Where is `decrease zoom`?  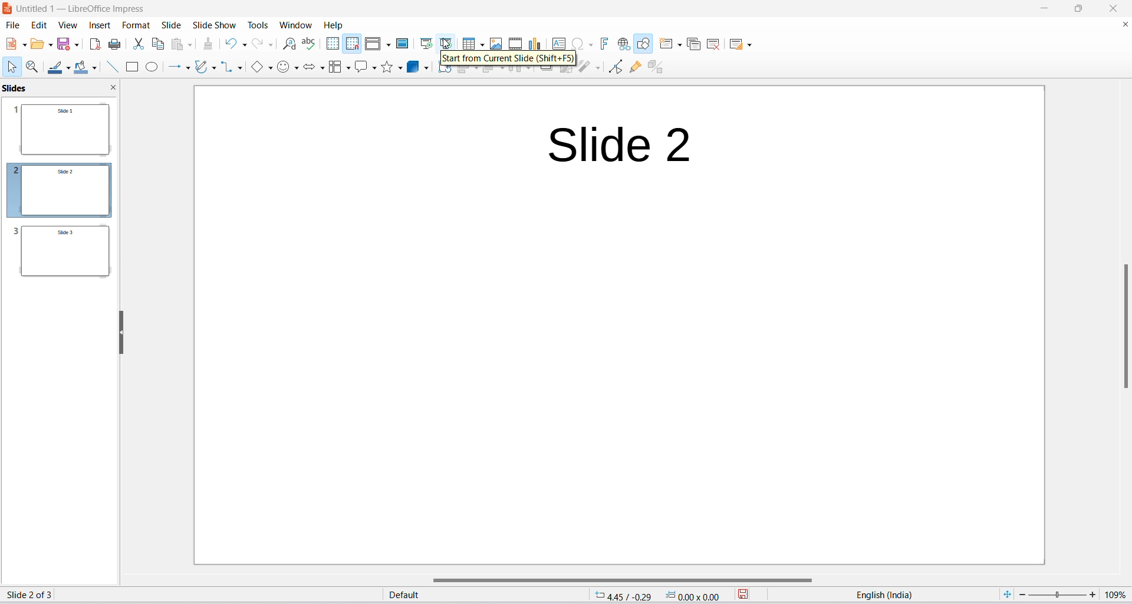
decrease zoom is located at coordinates (1022, 595).